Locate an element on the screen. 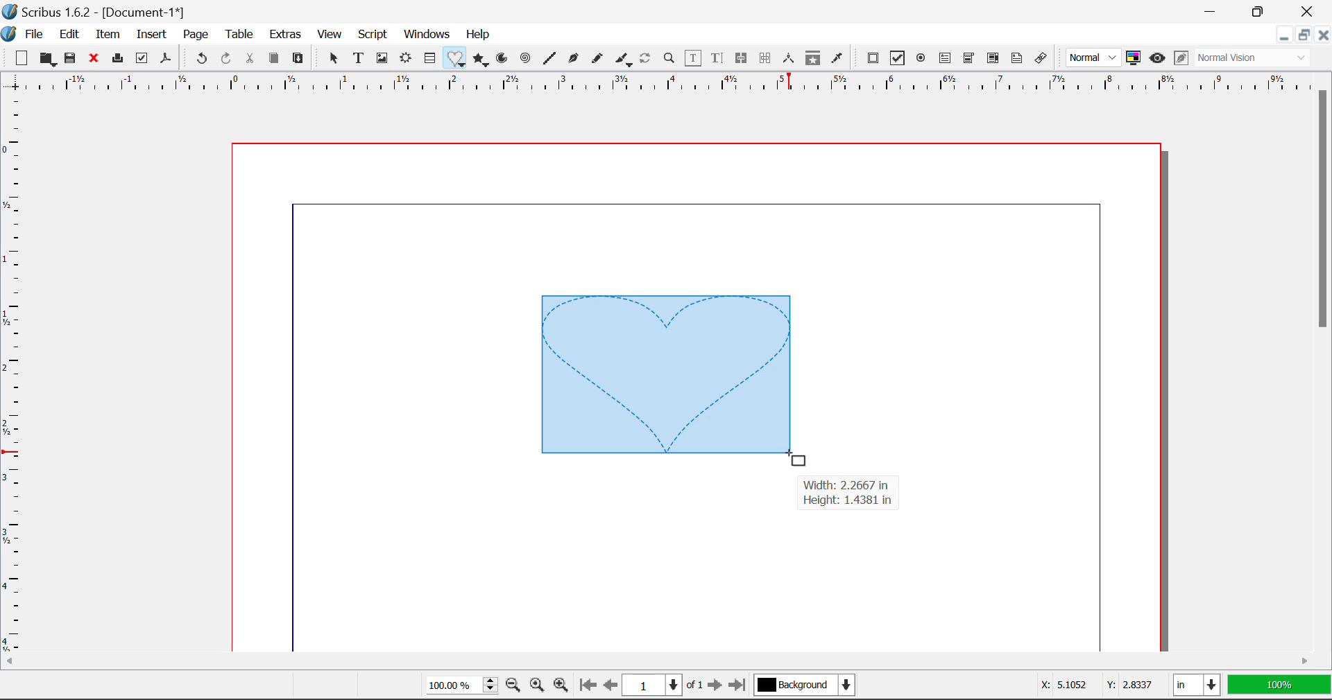 Image resolution: width=1332 pixels, height=700 pixels. View is located at coordinates (330, 36).